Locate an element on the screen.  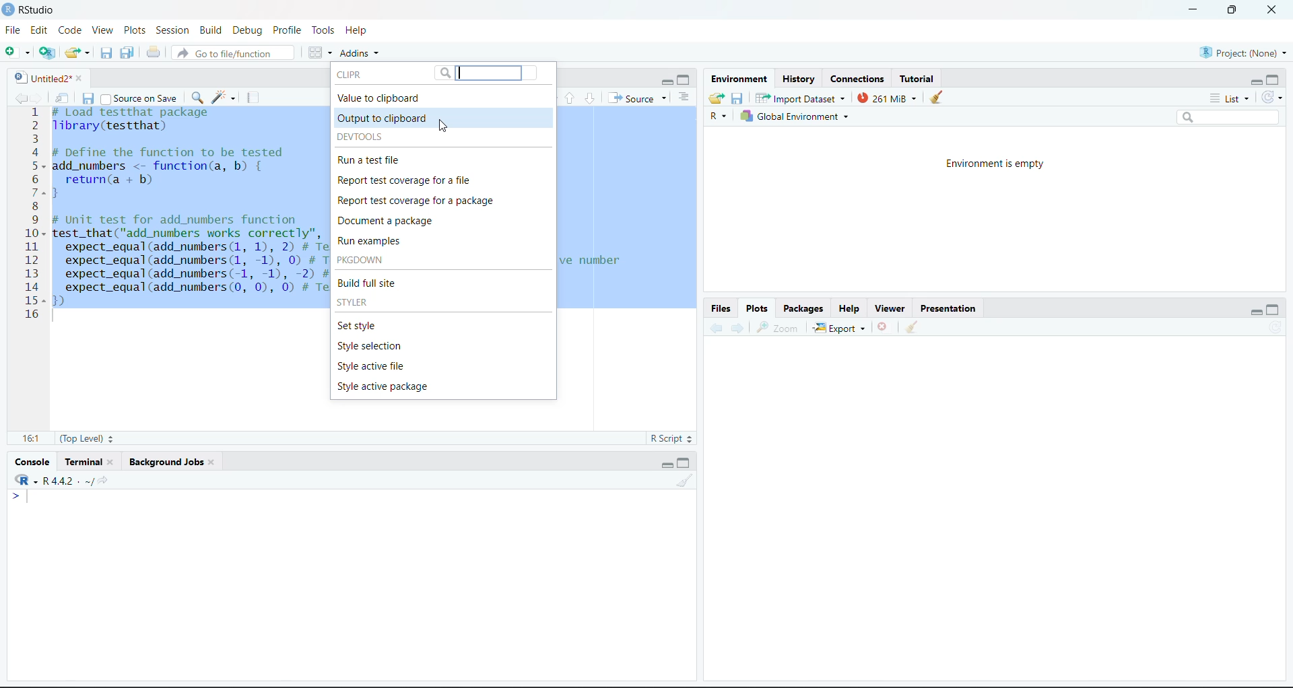
maximize is located at coordinates (1274, 78).